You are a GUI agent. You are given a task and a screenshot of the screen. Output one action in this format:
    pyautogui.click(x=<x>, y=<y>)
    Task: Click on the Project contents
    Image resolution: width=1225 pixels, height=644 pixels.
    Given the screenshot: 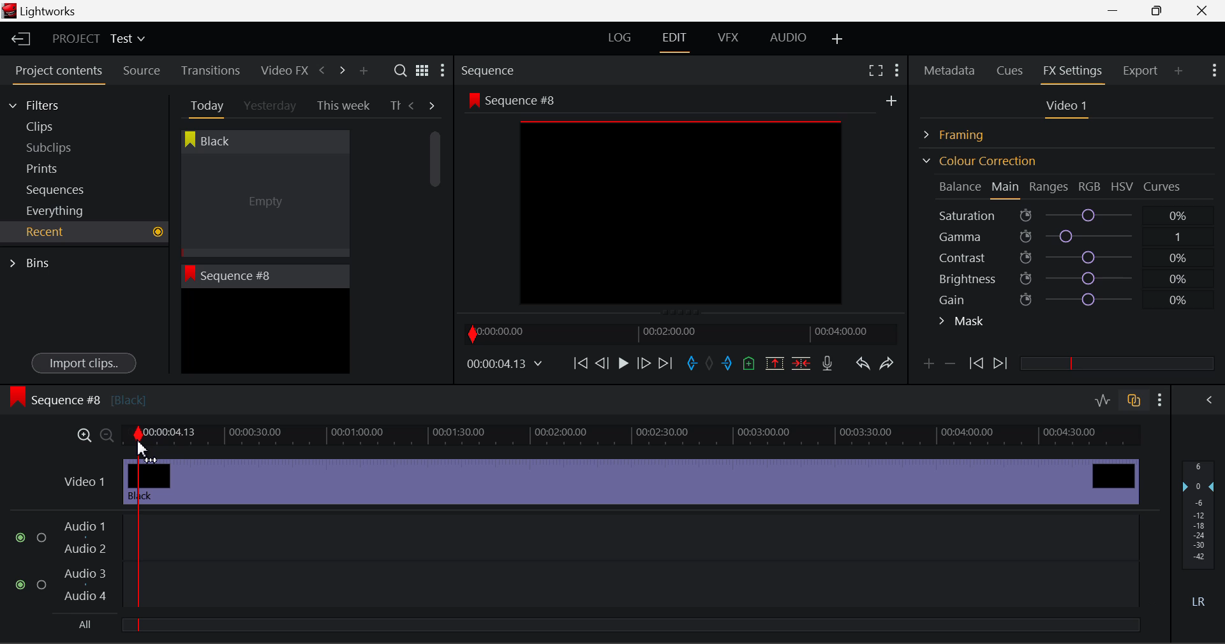 What is the action you would take?
    pyautogui.click(x=58, y=73)
    